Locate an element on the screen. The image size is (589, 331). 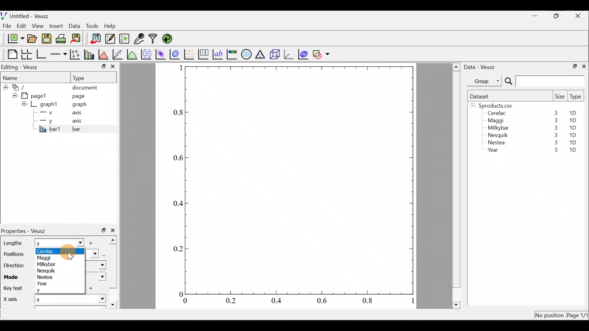
Length dropdown is located at coordinates (77, 242).